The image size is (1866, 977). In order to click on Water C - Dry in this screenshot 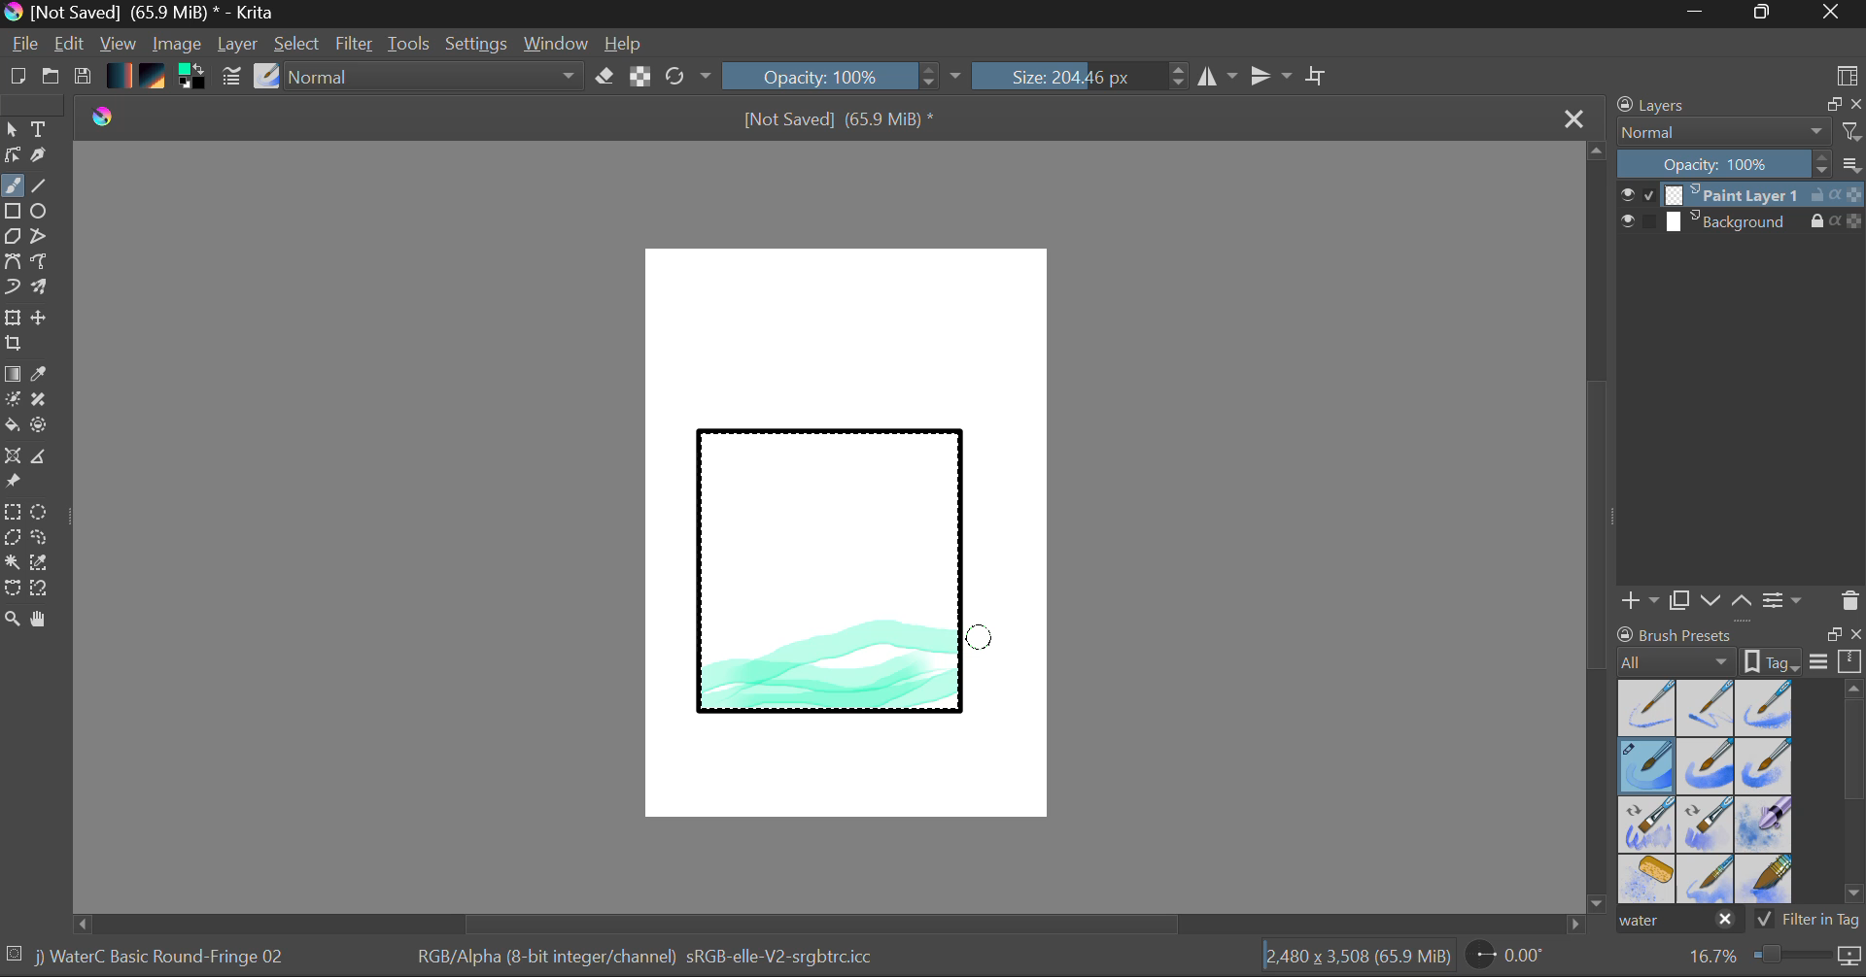, I will do `click(1648, 706)`.